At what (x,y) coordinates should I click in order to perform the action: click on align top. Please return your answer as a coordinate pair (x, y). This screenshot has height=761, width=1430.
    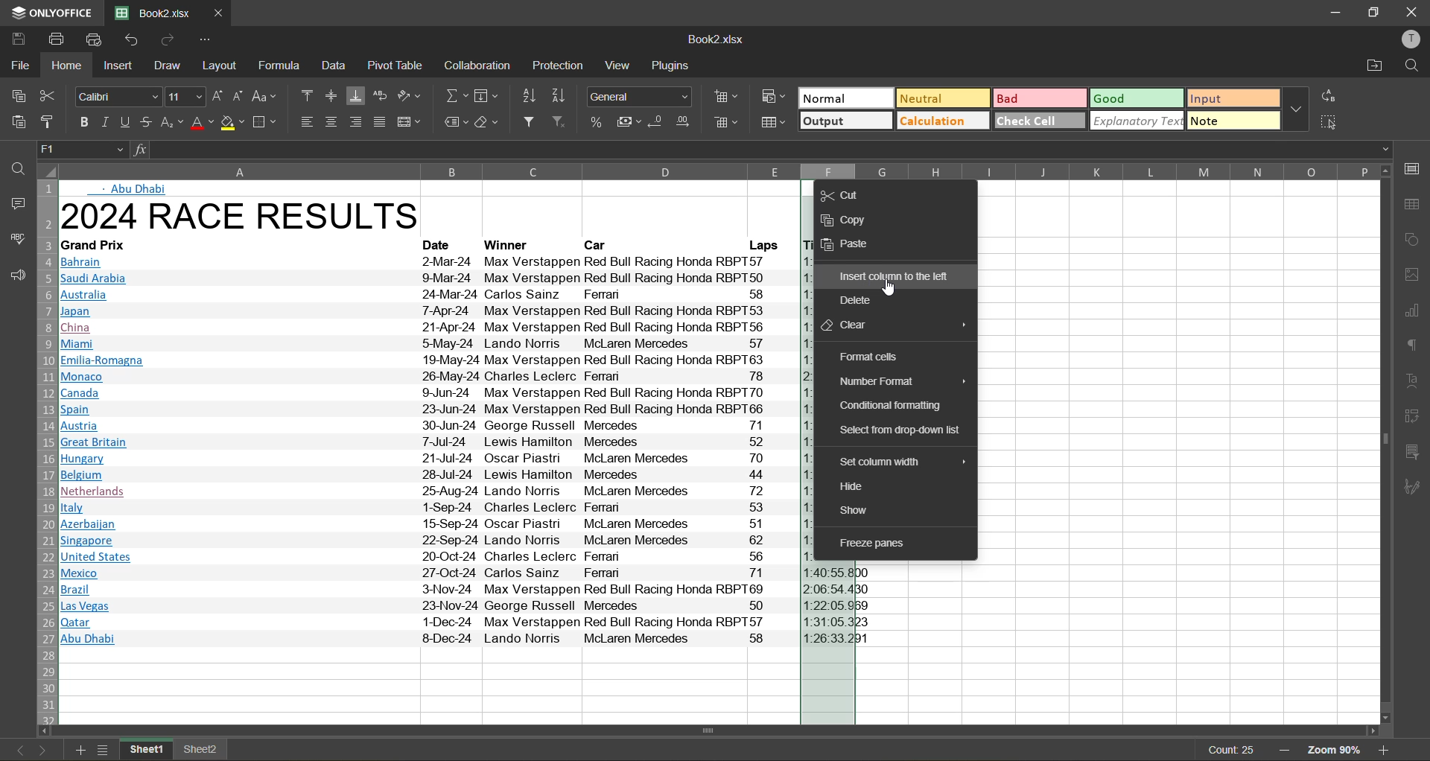
    Looking at the image, I should click on (303, 95).